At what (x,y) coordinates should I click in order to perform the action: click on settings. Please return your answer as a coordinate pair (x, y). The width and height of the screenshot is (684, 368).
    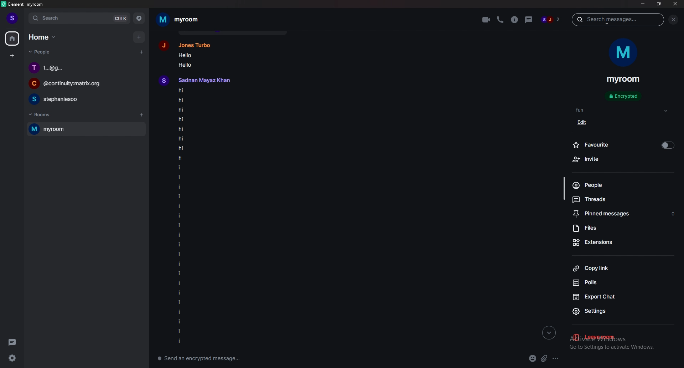
    Looking at the image, I should click on (14, 359).